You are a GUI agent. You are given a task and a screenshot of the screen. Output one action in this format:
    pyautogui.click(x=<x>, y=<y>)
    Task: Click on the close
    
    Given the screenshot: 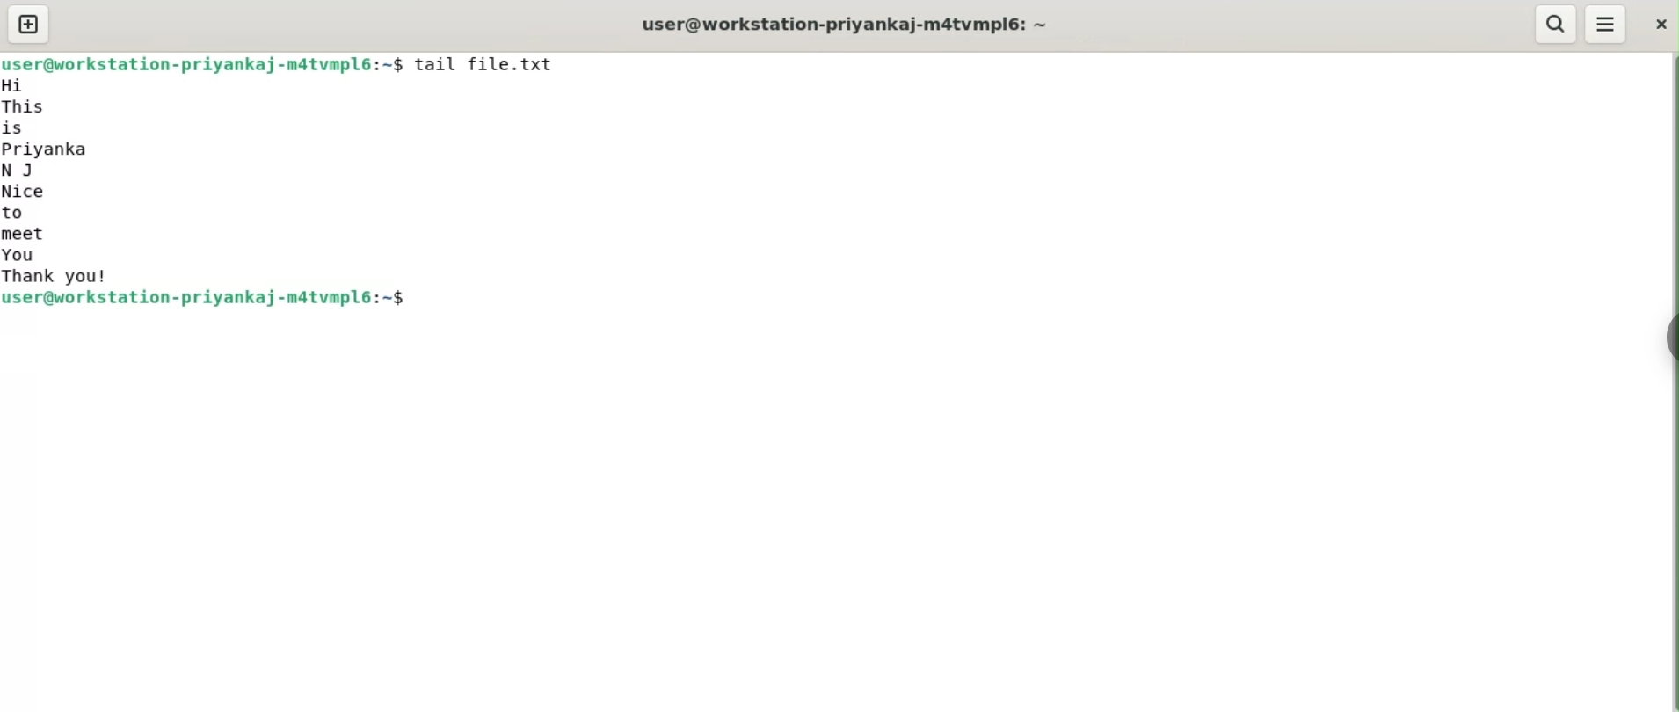 What is the action you would take?
    pyautogui.click(x=1660, y=23)
    